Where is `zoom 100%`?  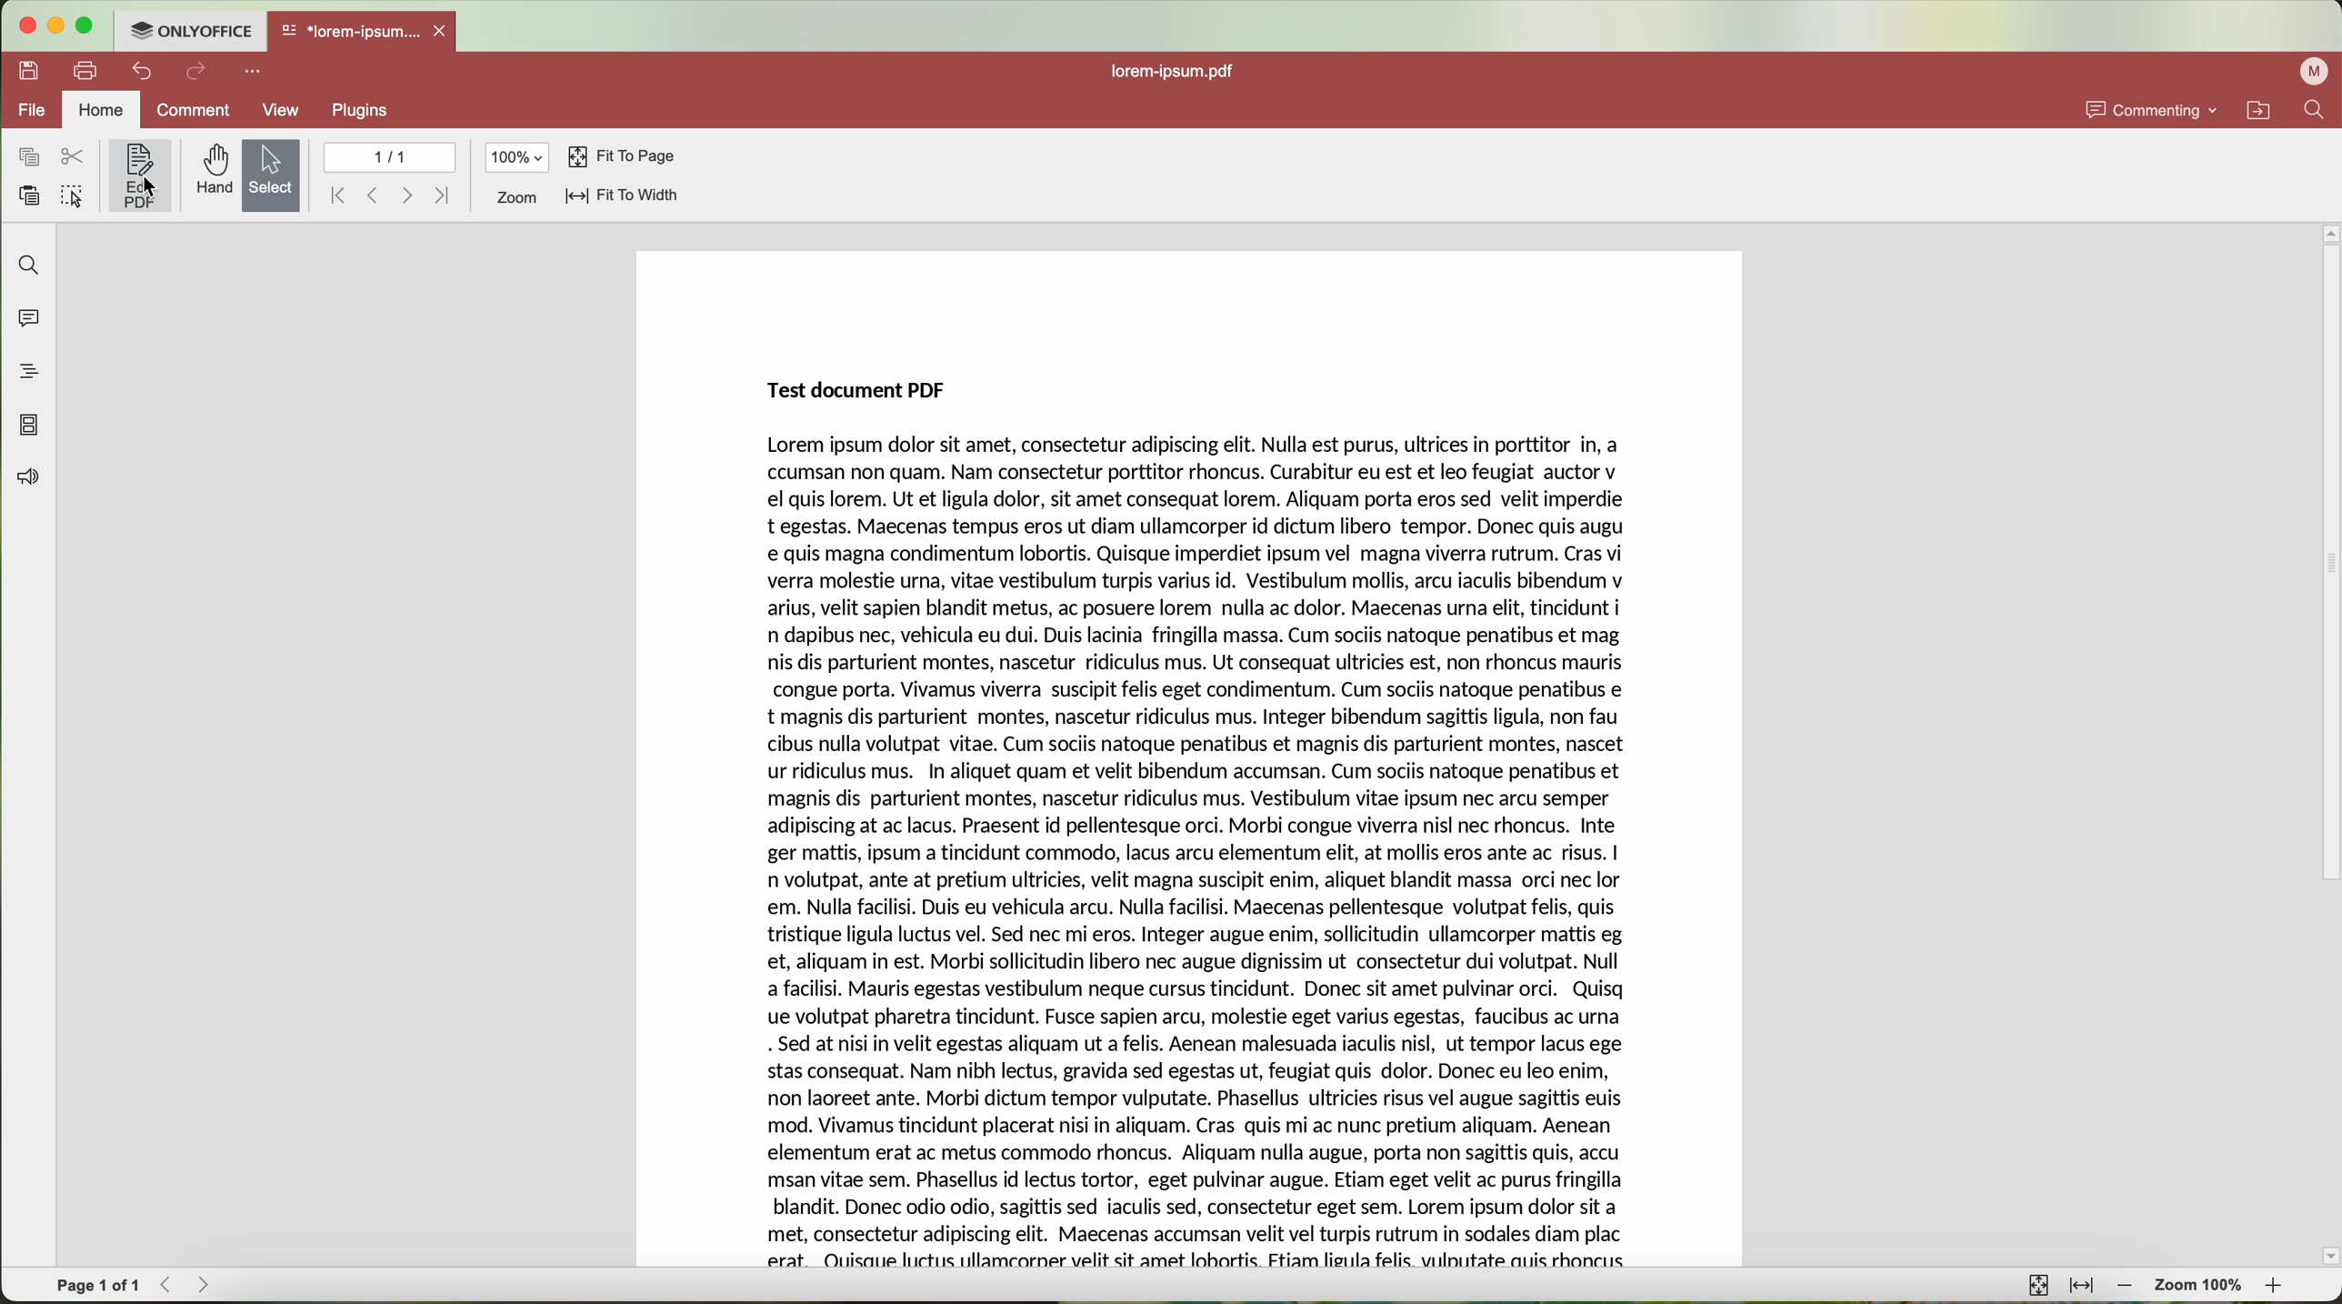
zoom 100% is located at coordinates (2200, 1289).